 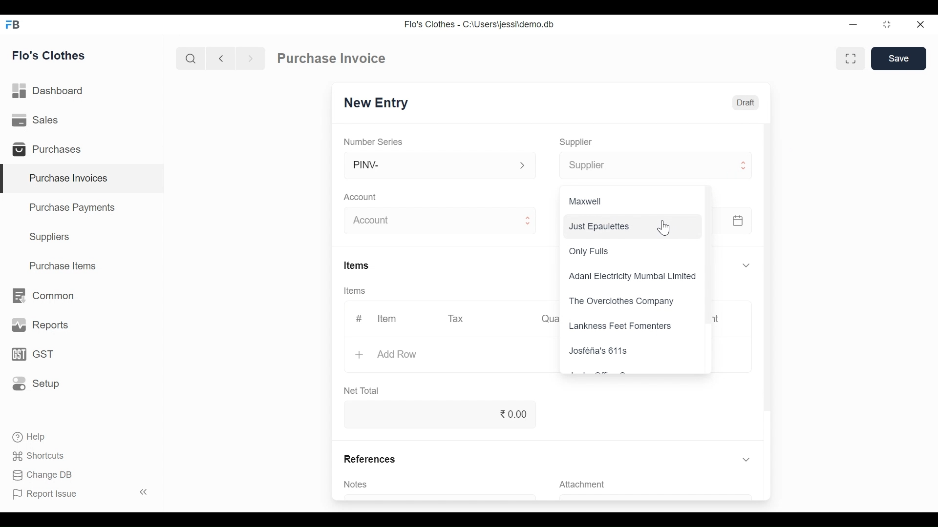 I want to click on Sales, so click(x=40, y=121).